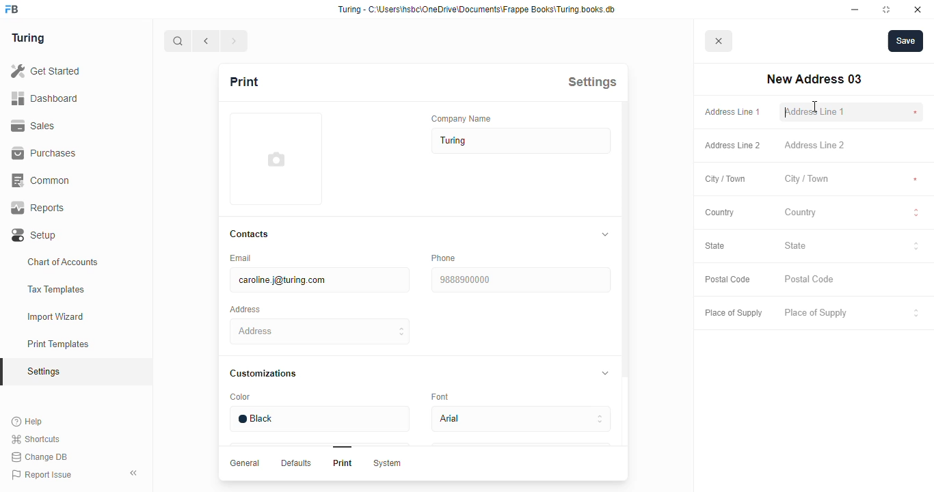 The image size is (934, 492). I want to click on print templates, so click(58, 344).